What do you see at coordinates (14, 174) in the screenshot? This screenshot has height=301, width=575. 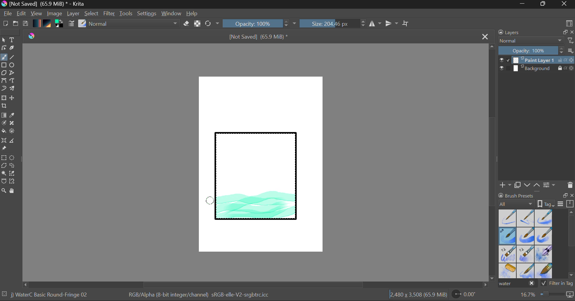 I see `Similar Color Selector` at bounding box center [14, 174].